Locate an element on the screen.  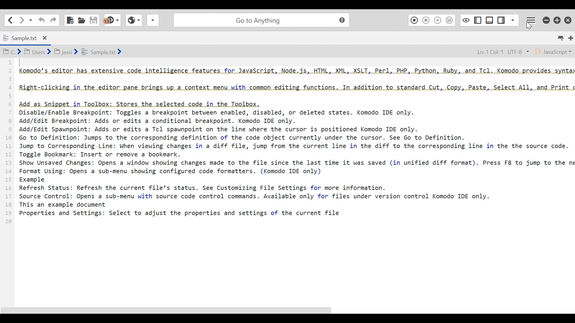
Save File is located at coordinates (94, 19).